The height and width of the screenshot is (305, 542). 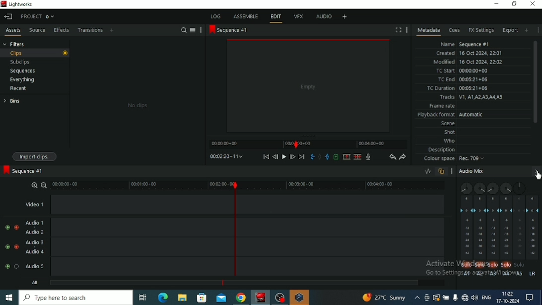 What do you see at coordinates (38, 17) in the screenshot?
I see `Show/change project details` at bounding box center [38, 17].